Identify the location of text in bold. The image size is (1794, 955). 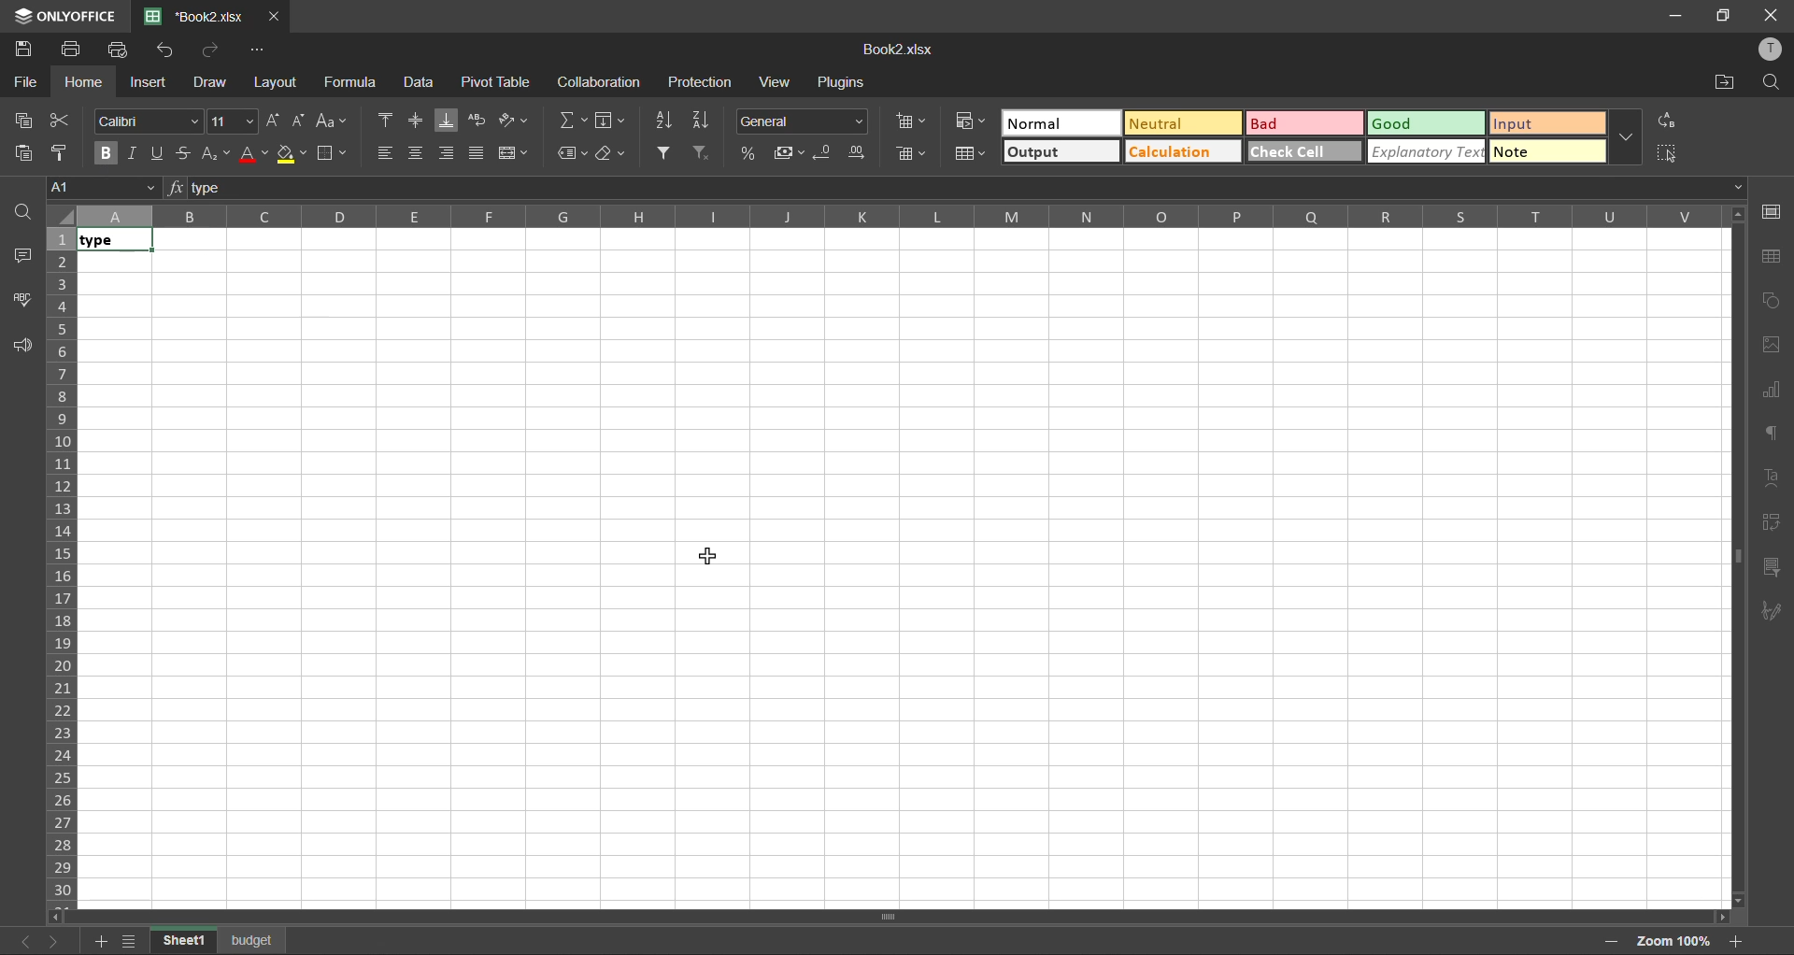
(100, 241).